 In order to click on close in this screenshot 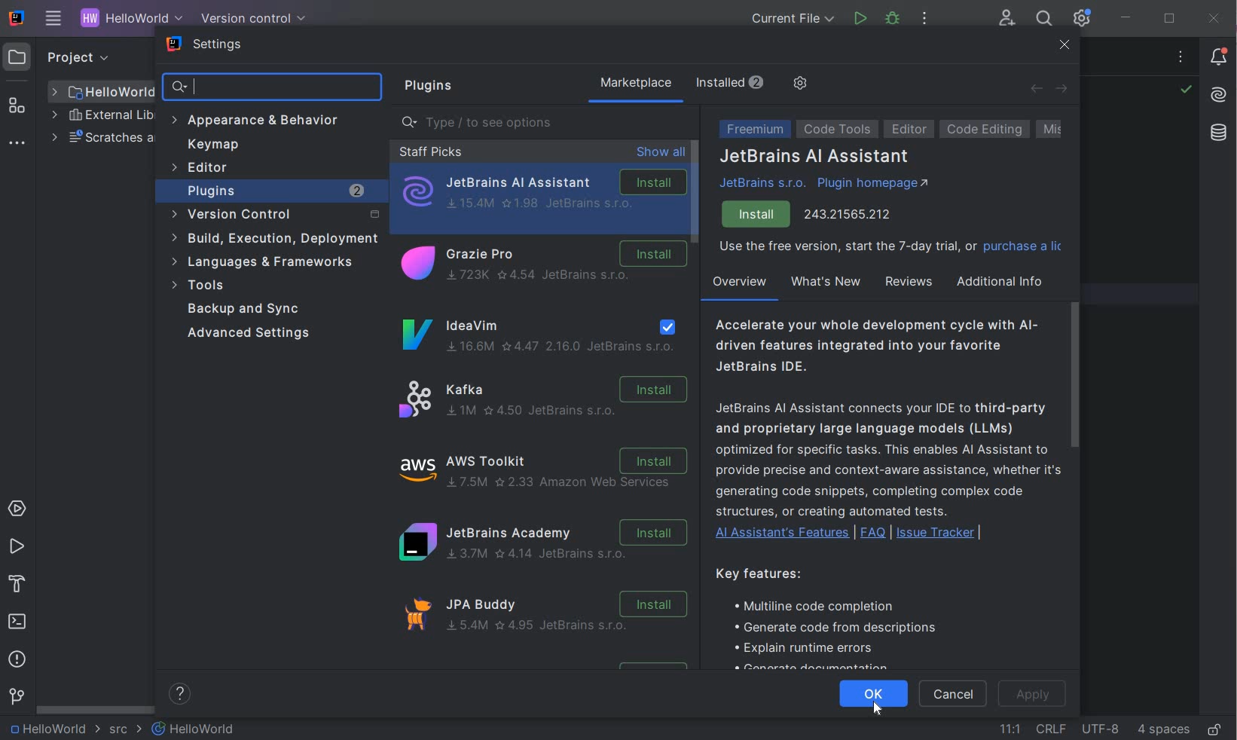, I will do `click(1065, 47)`.